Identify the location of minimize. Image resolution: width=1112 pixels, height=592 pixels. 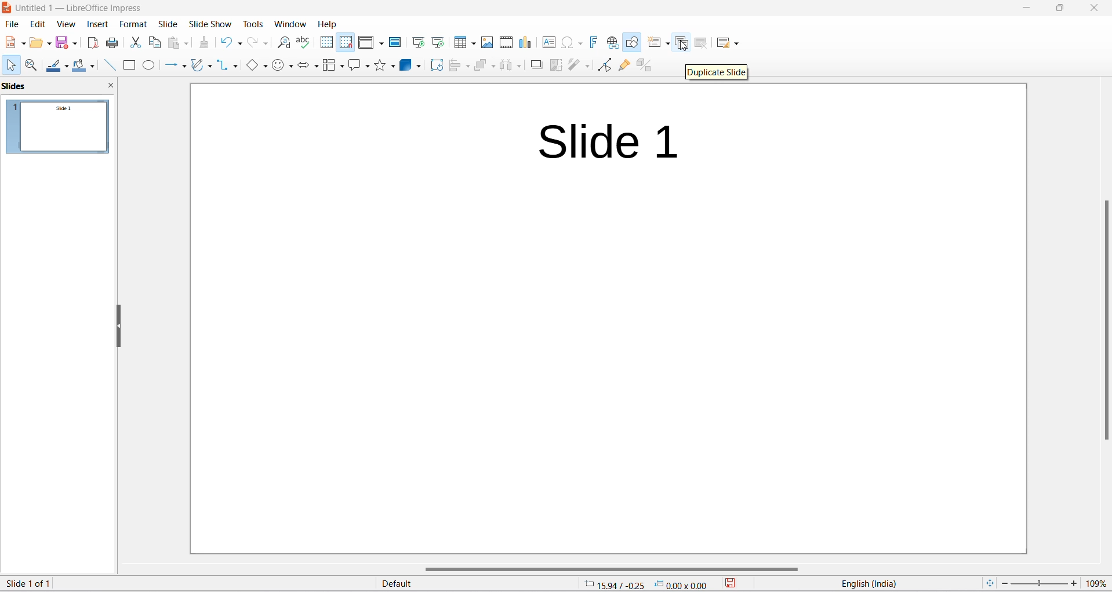
(1023, 8).